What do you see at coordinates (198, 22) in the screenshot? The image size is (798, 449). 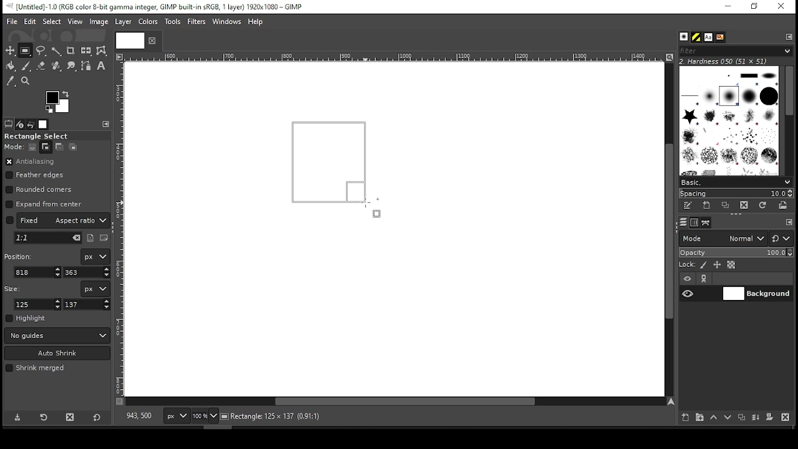 I see `filters` at bounding box center [198, 22].